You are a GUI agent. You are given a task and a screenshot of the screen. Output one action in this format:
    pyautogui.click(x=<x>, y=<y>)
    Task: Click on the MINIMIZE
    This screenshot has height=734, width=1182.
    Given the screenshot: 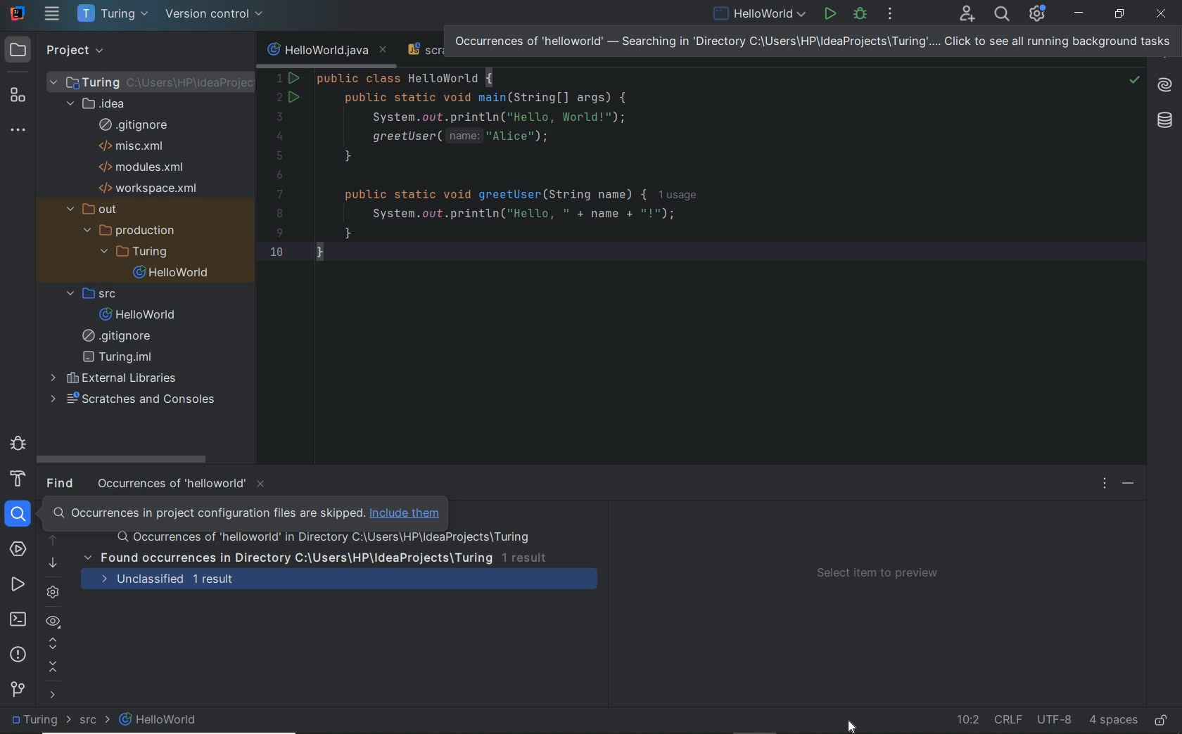 What is the action you would take?
    pyautogui.click(x=1080, y=13)
    